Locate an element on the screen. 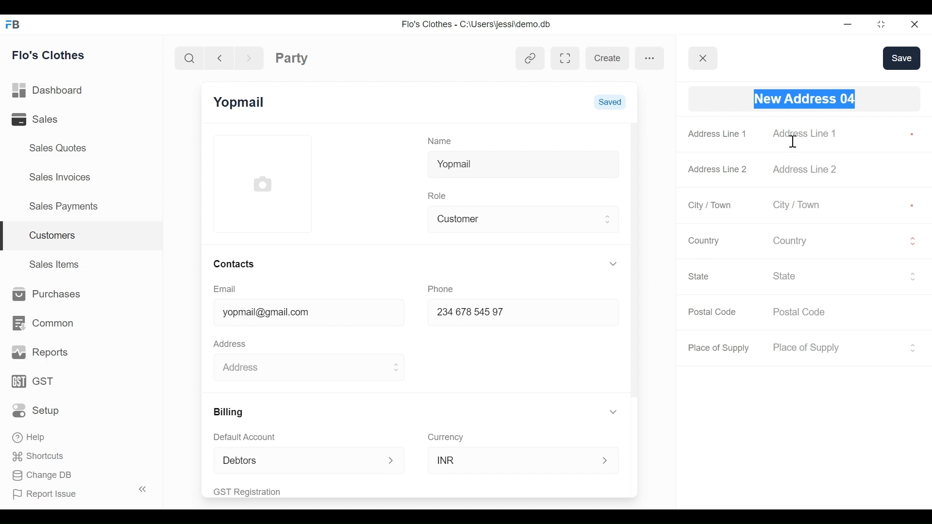 The height and width of the screenshot is (524, 932). Sales Quotes is located at coordinates (59, 148).